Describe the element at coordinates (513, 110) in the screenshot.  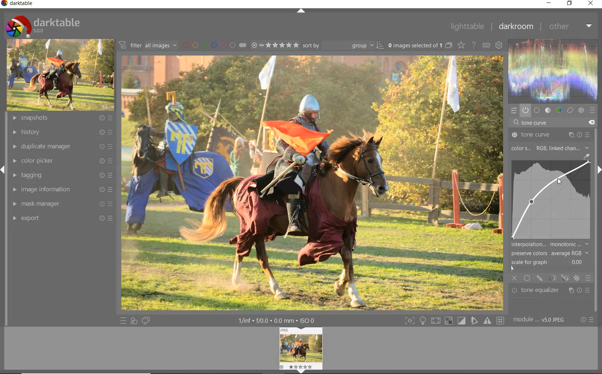
I see `quick access panel` at that location.